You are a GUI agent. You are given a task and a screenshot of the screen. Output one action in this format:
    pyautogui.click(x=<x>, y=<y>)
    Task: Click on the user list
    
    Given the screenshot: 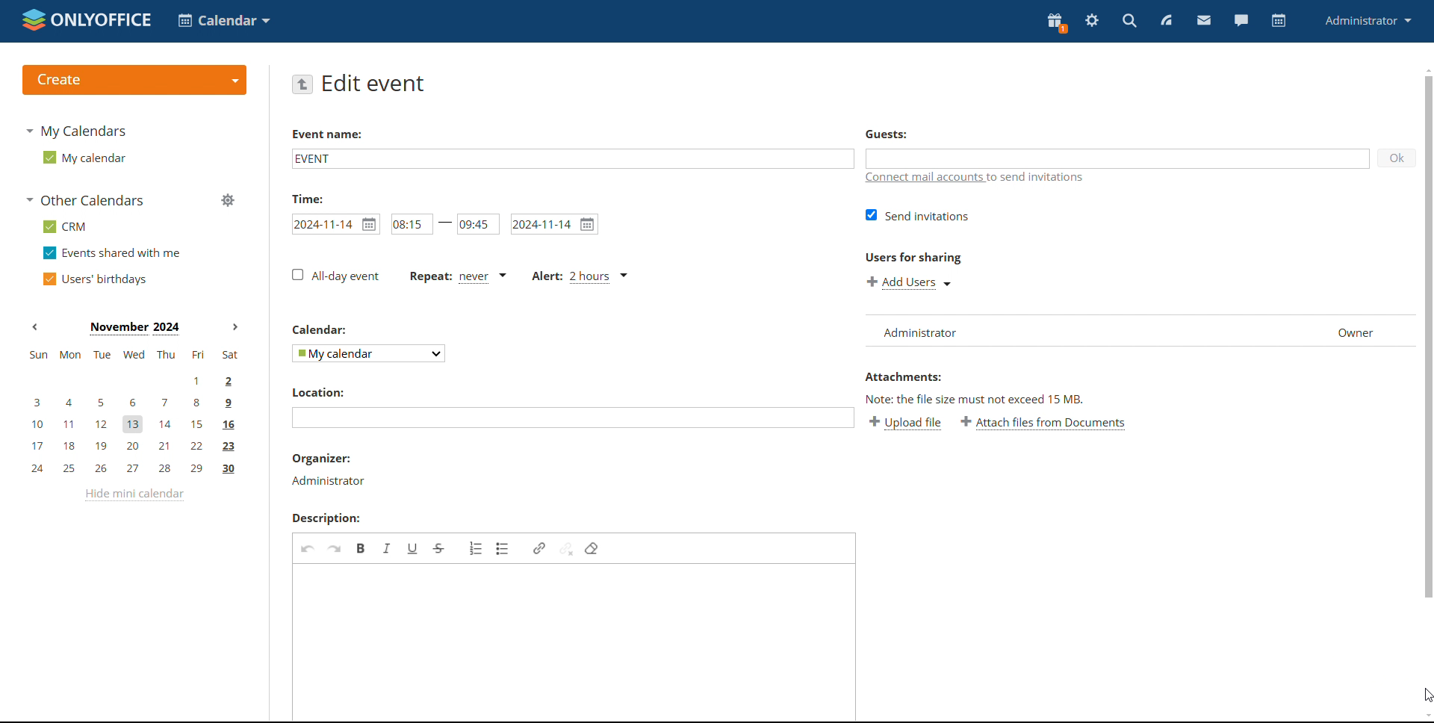 What is the action you would take?
    pyautogui.click(x=1138, y=331)
    